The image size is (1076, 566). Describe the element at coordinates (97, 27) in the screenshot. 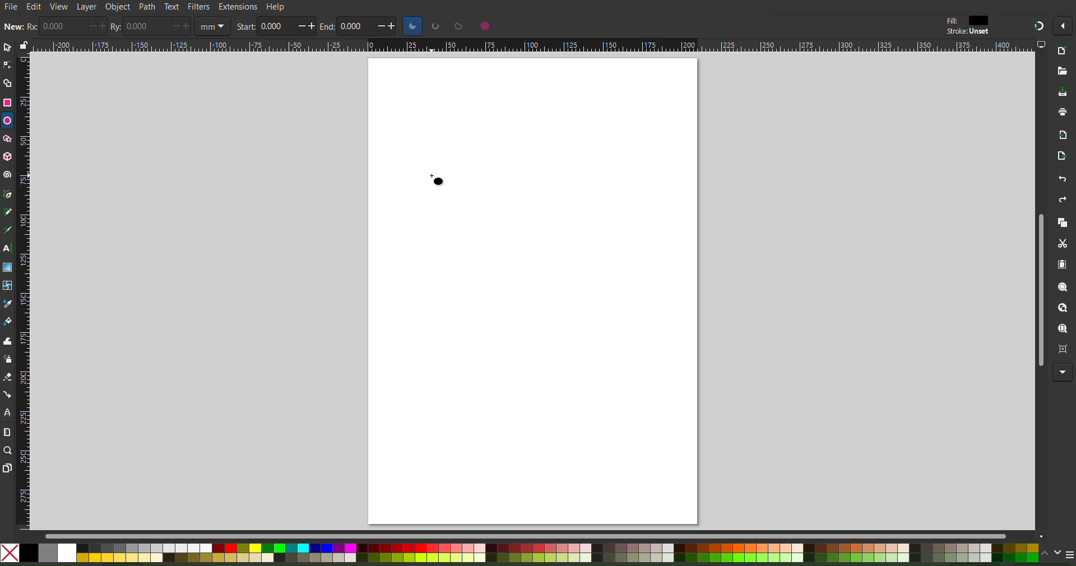

I see `increase/decrease` at that location.